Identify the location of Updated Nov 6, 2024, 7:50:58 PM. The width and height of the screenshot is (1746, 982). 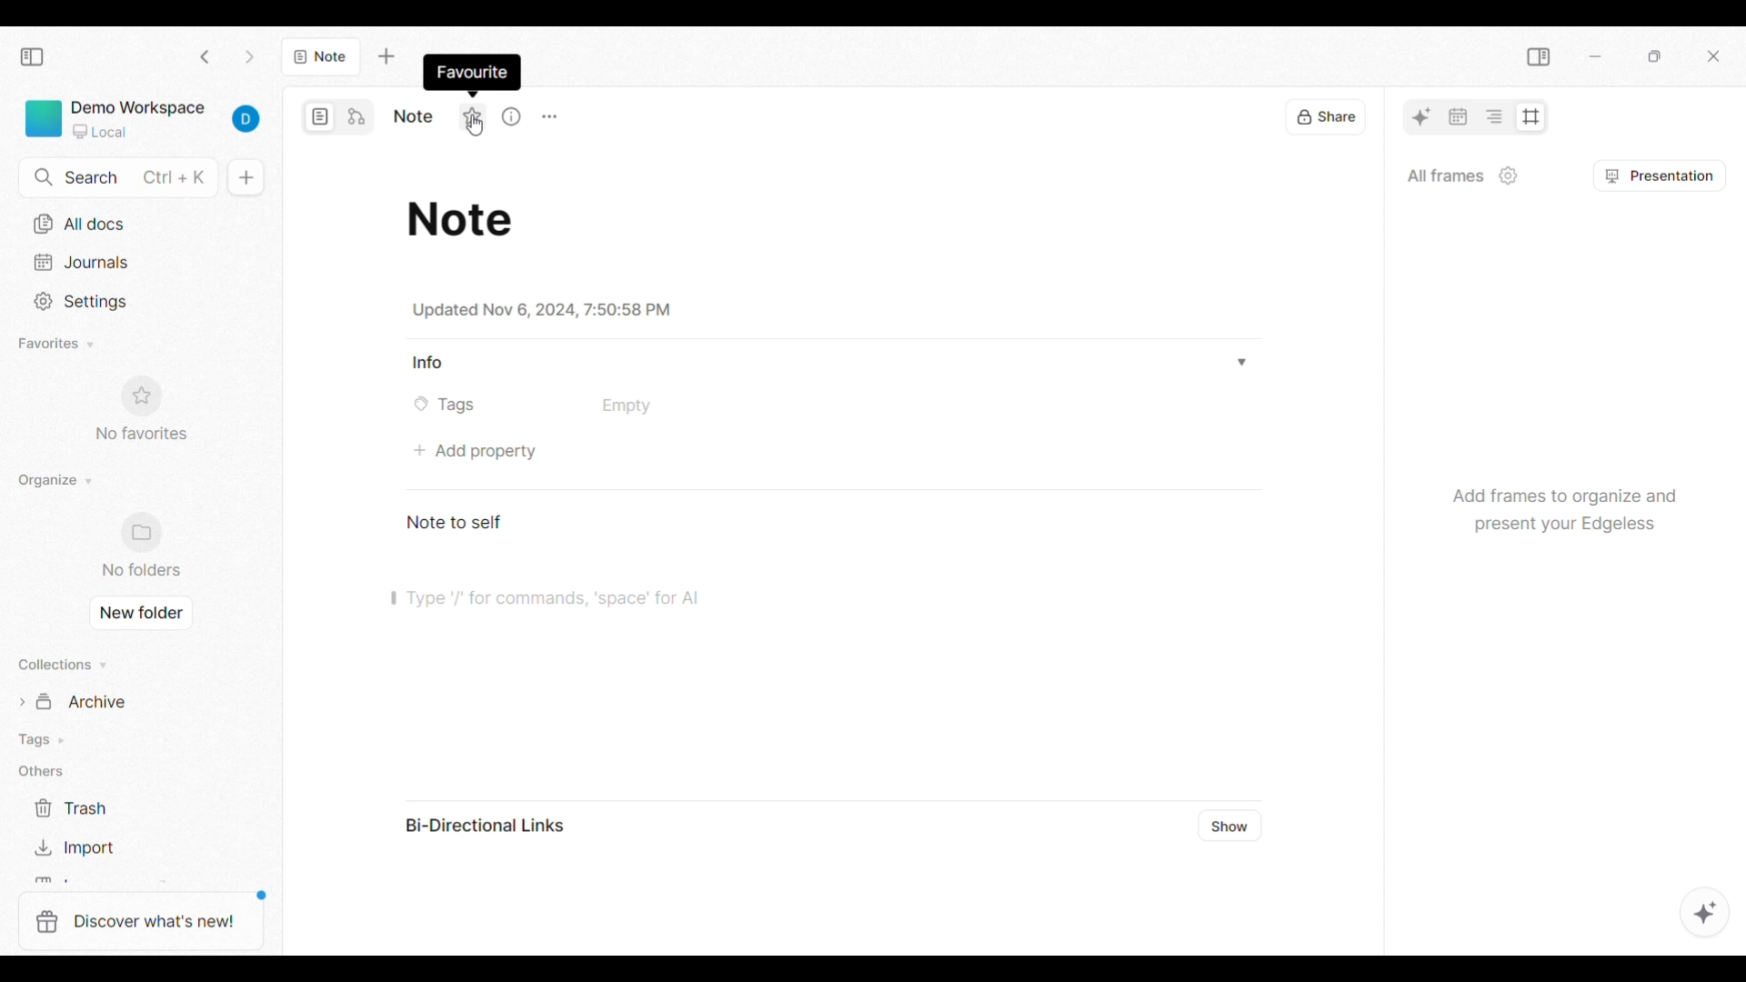
(540, 310).